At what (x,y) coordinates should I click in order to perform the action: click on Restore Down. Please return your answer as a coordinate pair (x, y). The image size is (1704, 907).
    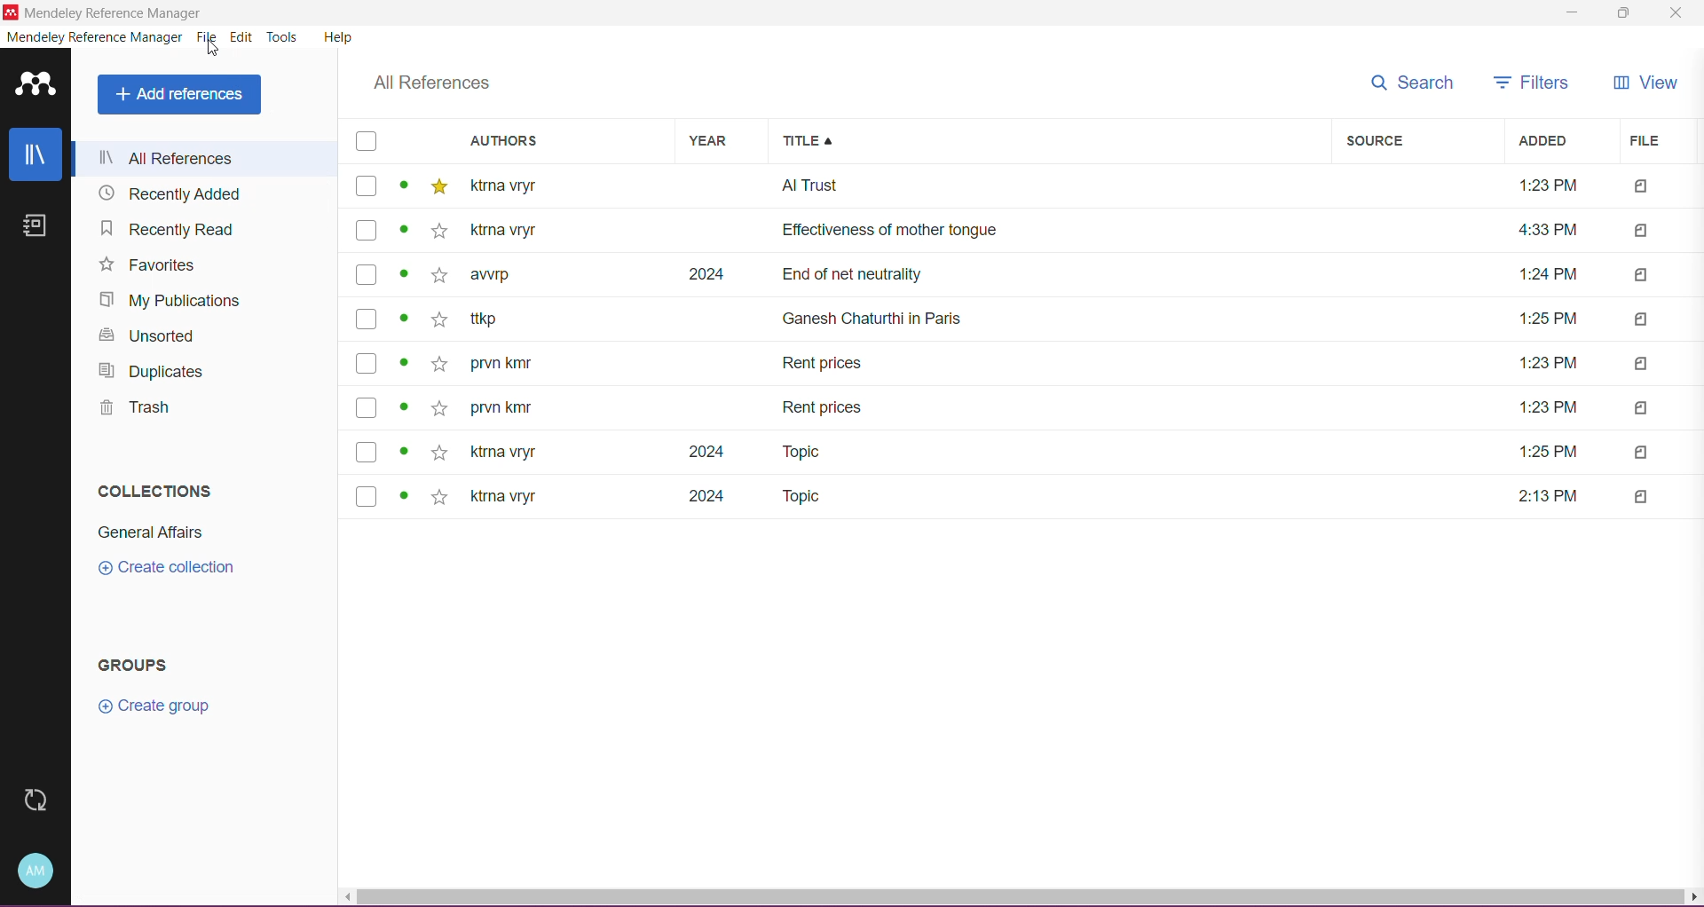
    Looking at the image, I should click on (1621, 14).